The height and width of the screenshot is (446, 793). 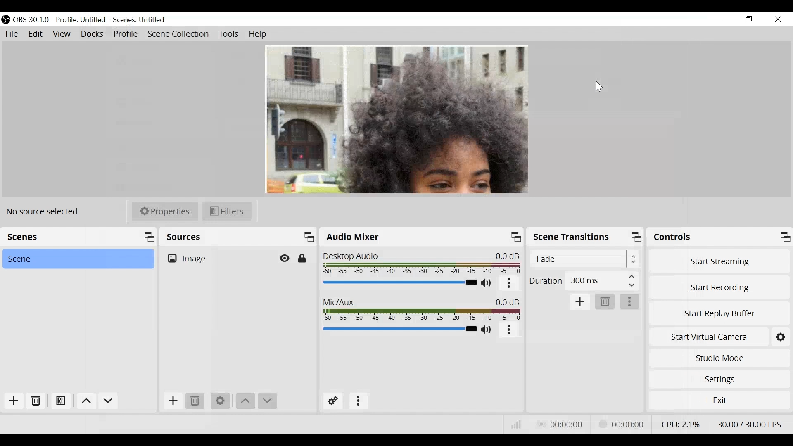 I want to click on Source, so click(x=190, y=259).